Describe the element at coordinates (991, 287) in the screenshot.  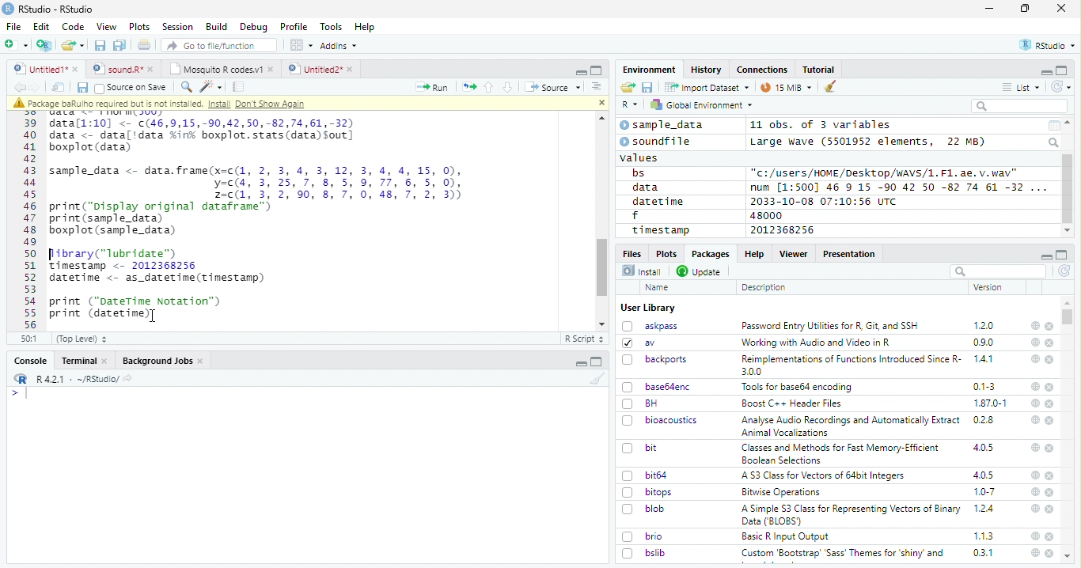
I see `Version` at that location.